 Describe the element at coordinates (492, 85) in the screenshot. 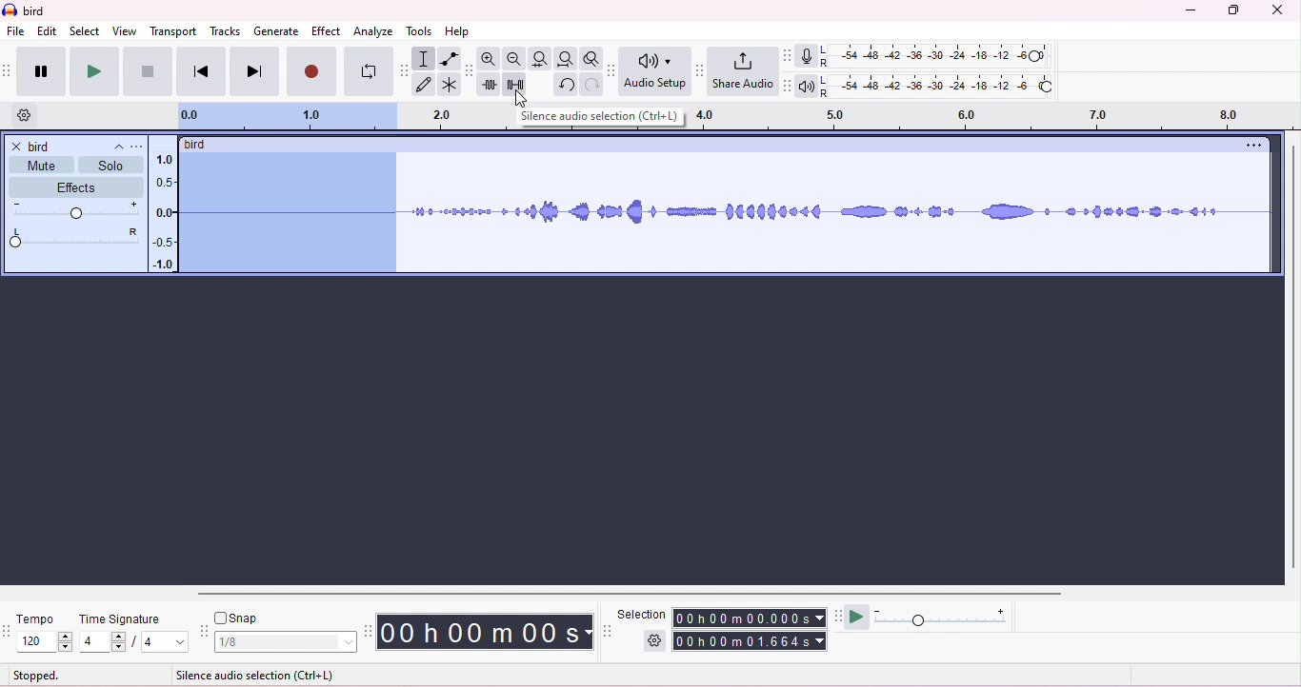

I see `trim outside selection` at that location.